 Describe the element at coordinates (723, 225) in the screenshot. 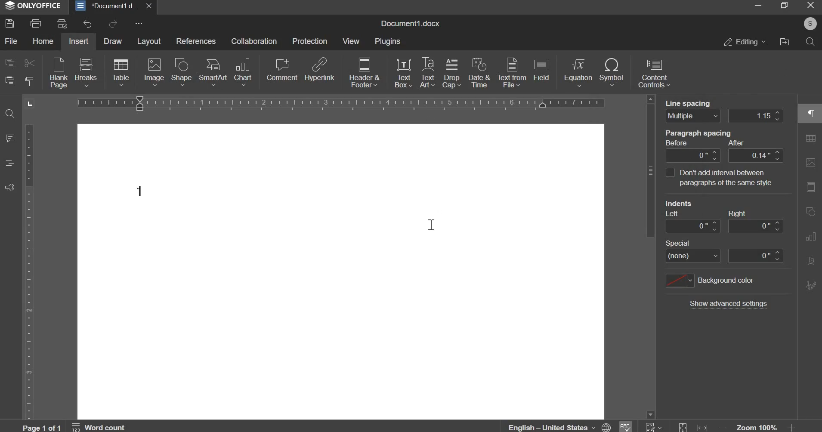

I see `indent` at that location.